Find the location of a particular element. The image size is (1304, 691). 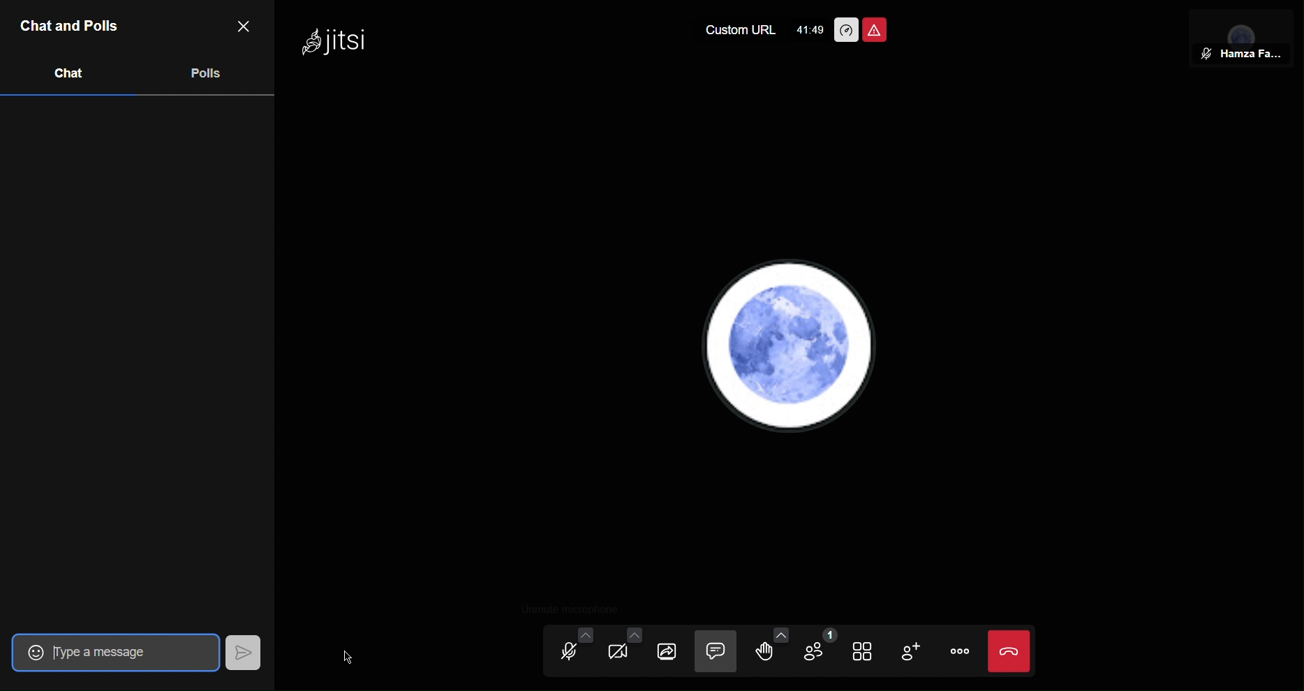

More is located at coordinates (968, 652).